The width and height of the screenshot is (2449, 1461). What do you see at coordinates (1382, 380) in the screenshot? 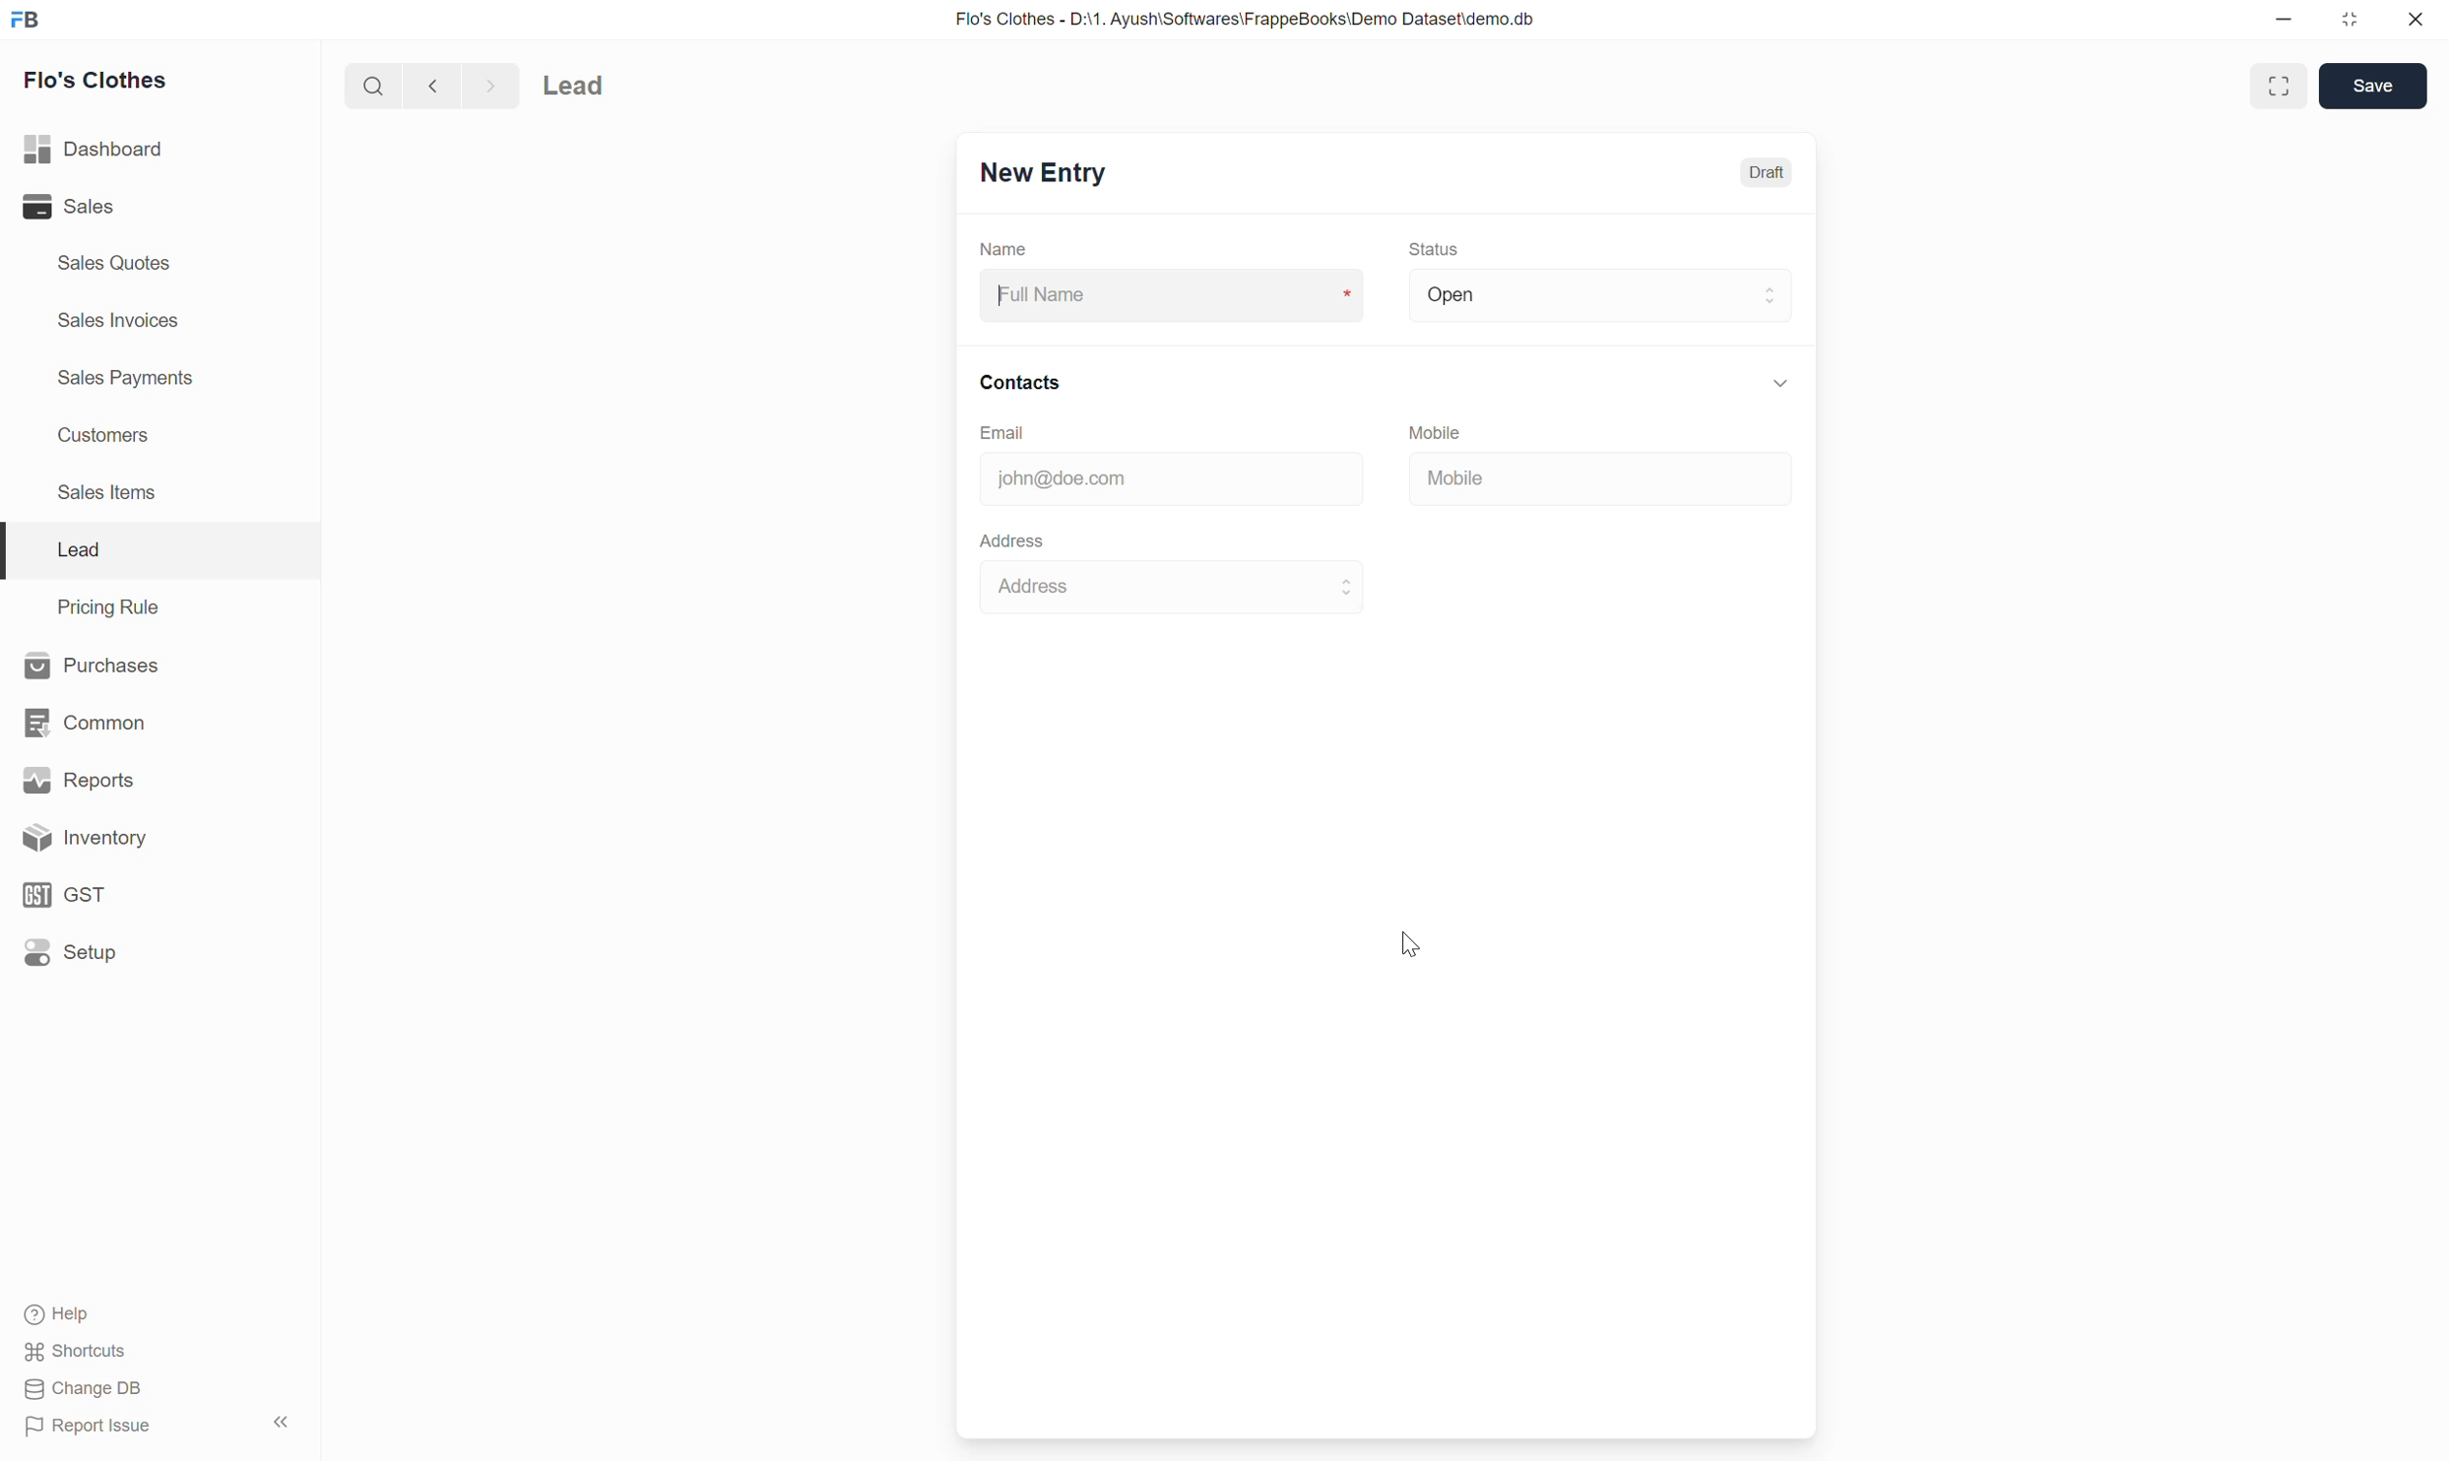
I see `Contacts` at bounding box center [1382, 380].